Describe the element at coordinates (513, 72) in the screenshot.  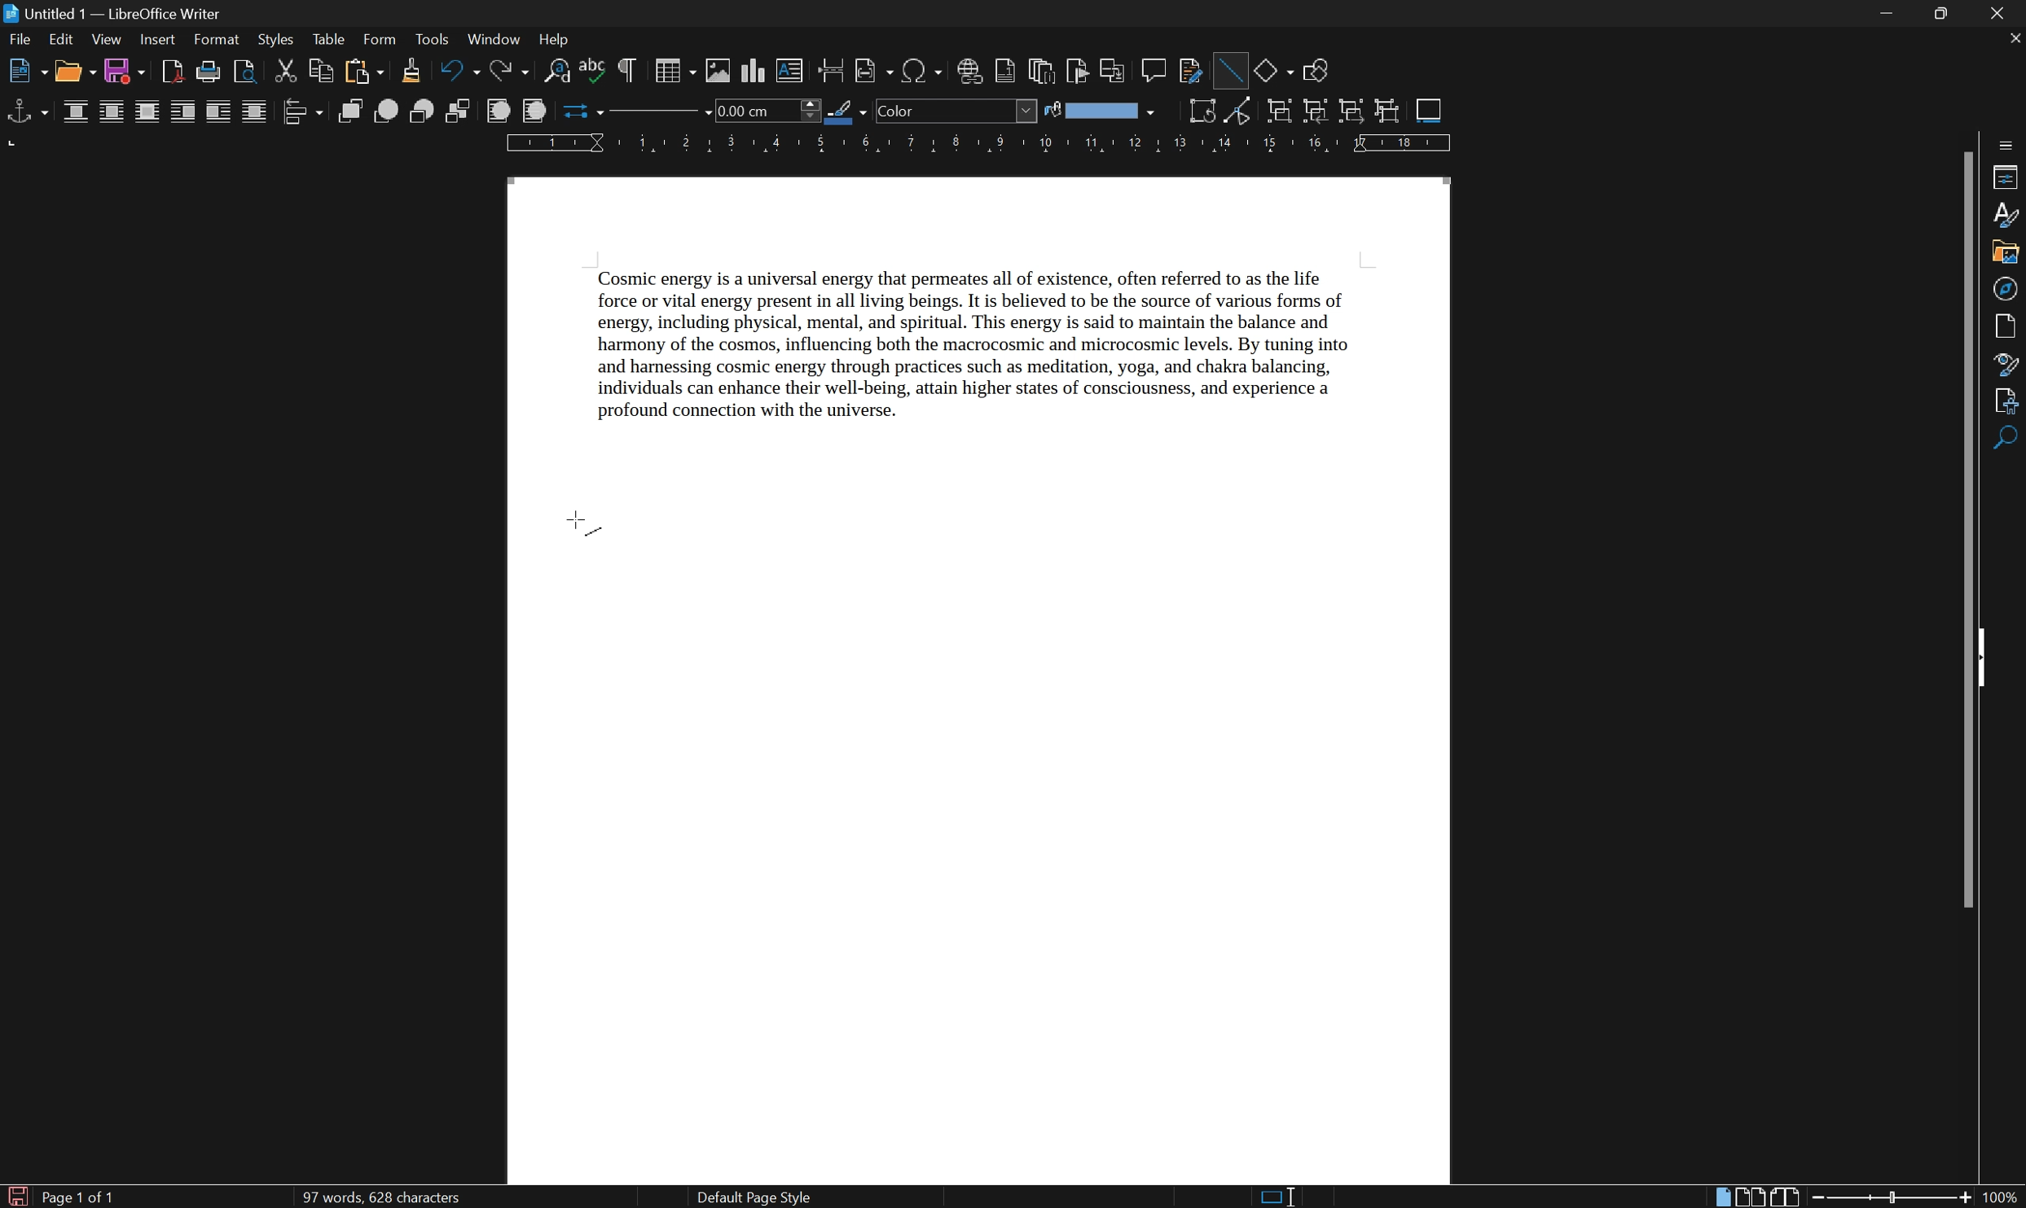
I see `redo` at that location.